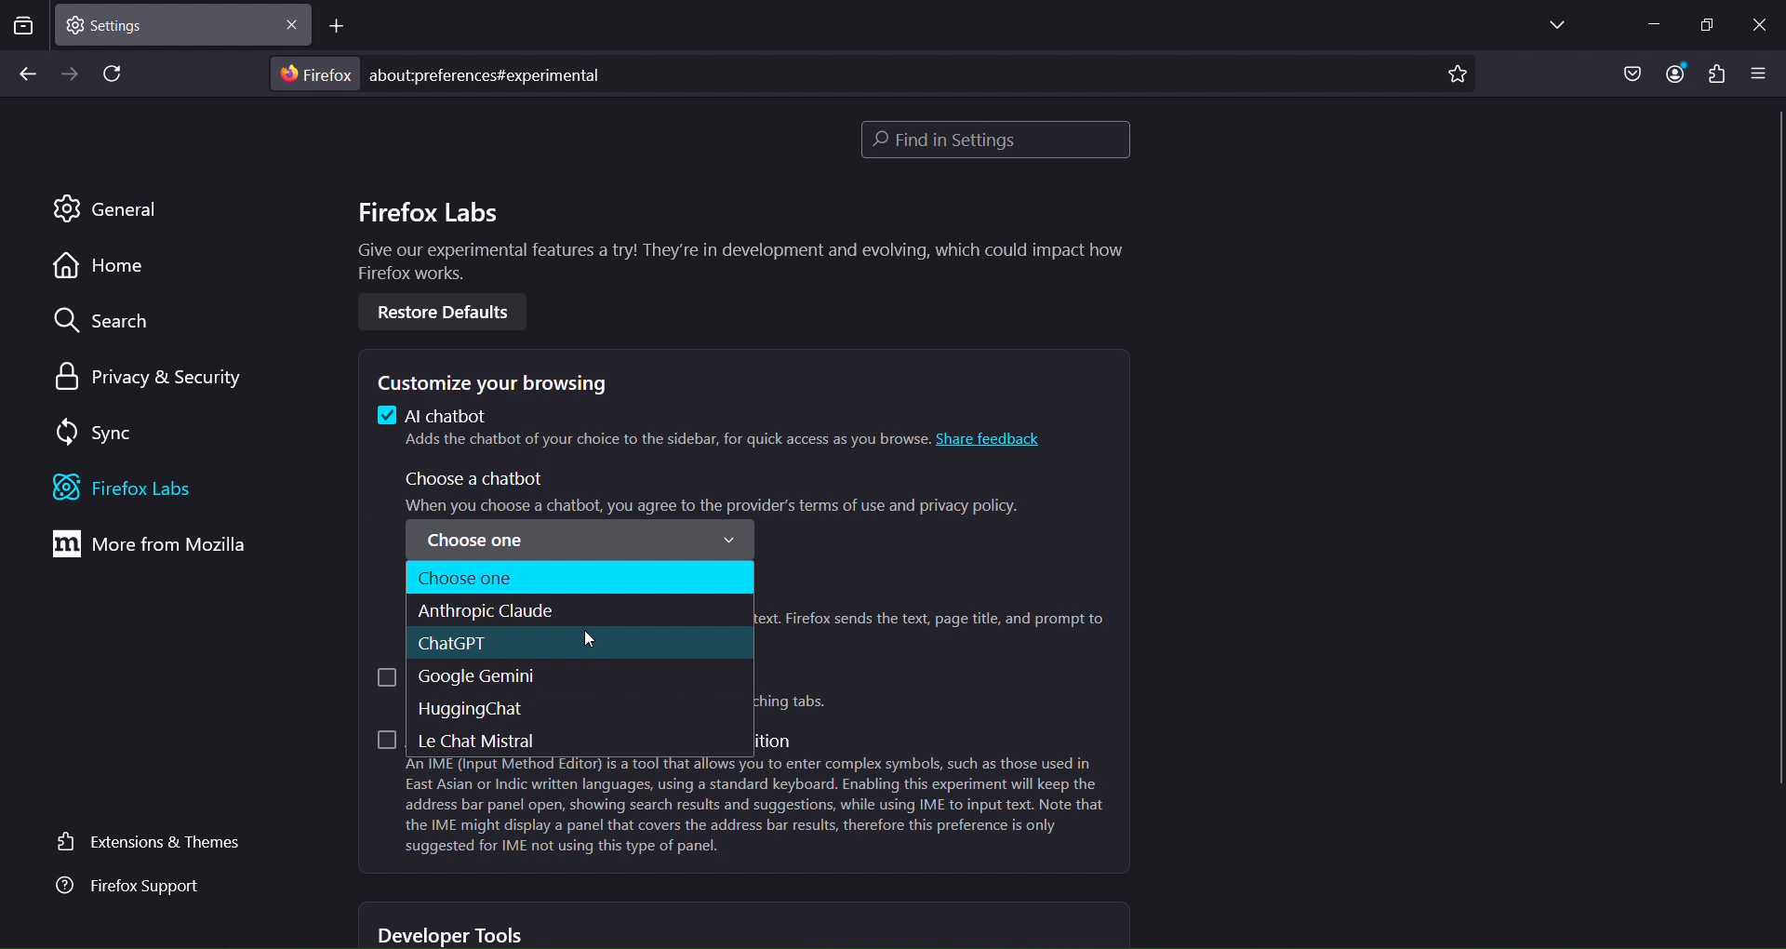 The height and width of the screenshot is (949, 1786). Describe the element at coordinates (473, 705) in the screenshot. I see `hugging chat` at that location.